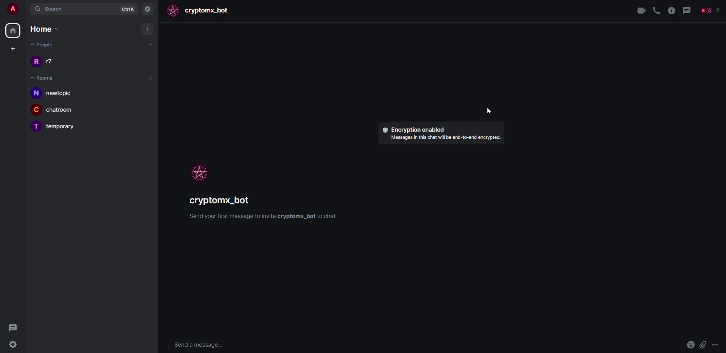 This screenshot has height=353, width=726. What do you see at coordinates (438, 131) in the screenshot?
I see `encryption enabled` at bounding box center [438, 131].